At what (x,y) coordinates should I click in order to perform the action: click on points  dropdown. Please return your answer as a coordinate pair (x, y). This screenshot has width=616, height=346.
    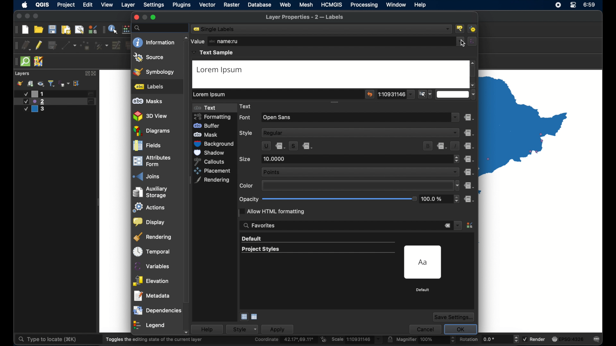
    Looking at the image, I should click on (360, 171).